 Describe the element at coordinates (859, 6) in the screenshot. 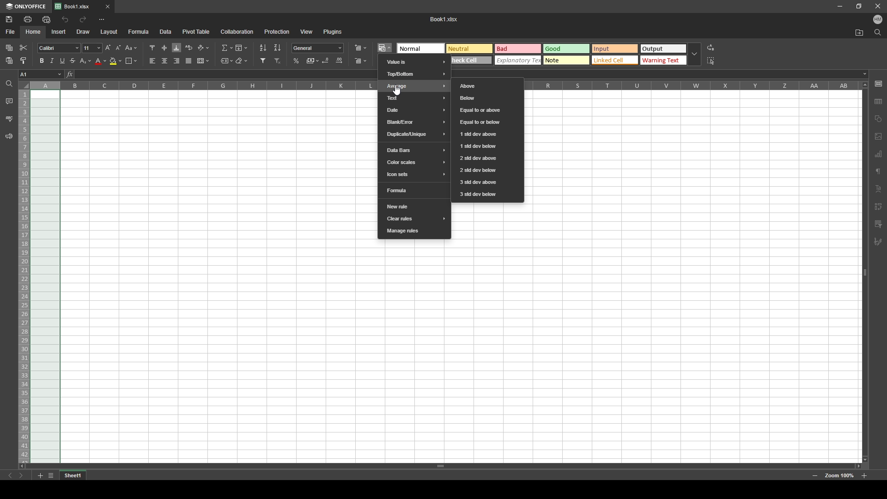

I see `resize` at that location.